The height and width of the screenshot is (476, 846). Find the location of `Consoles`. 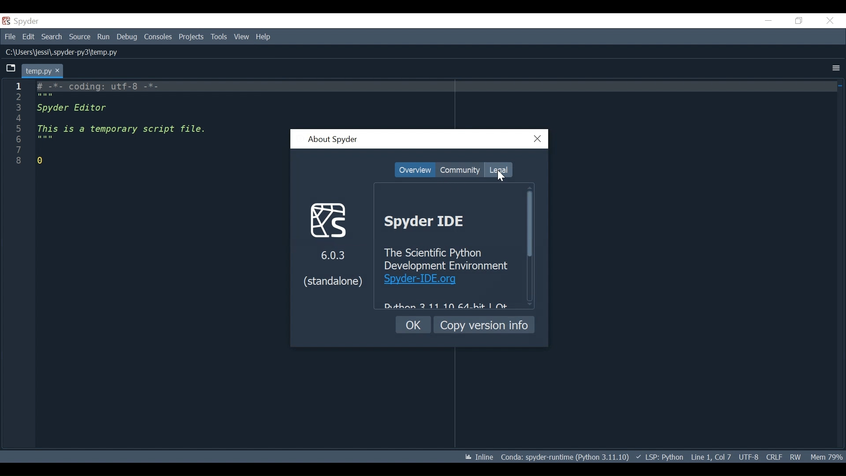

Consoles is located at coordinates (157, 37).